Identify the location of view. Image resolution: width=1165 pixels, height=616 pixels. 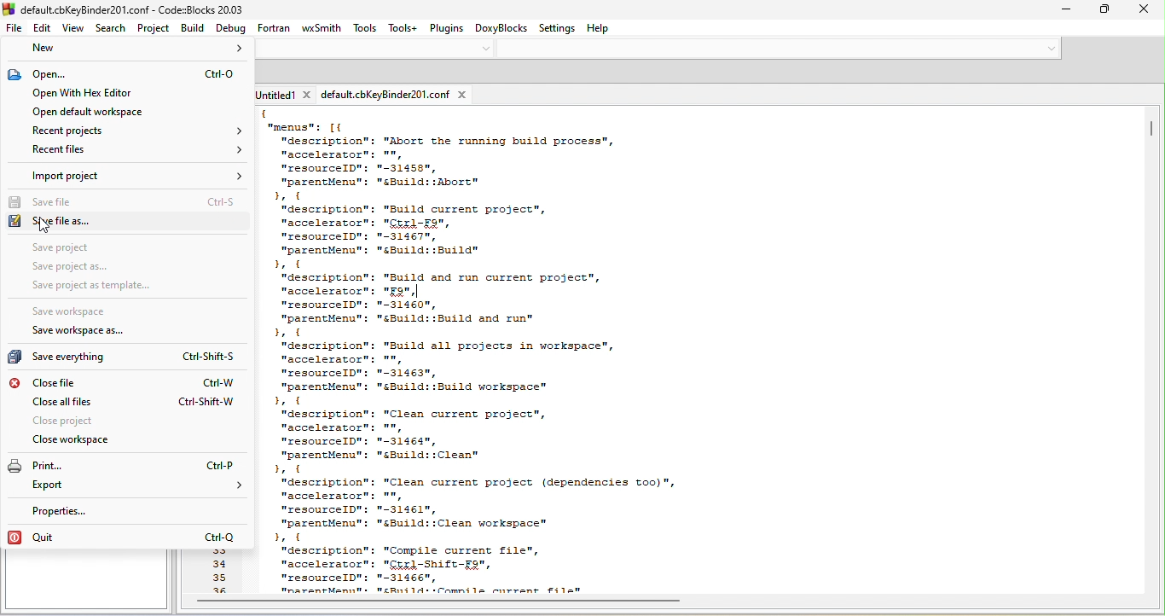
(76, 30).